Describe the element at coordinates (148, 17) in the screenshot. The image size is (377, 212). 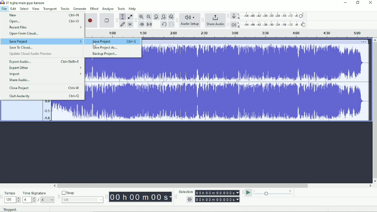
I see `Zoom Out` at that location.